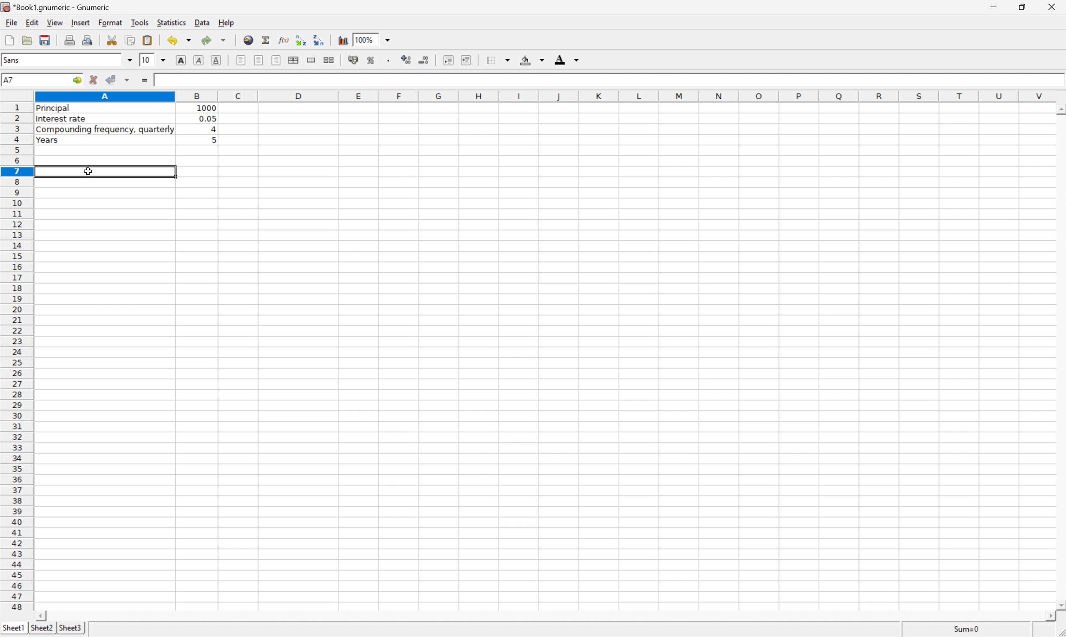  I want to click on Align right, so click(276, 60).